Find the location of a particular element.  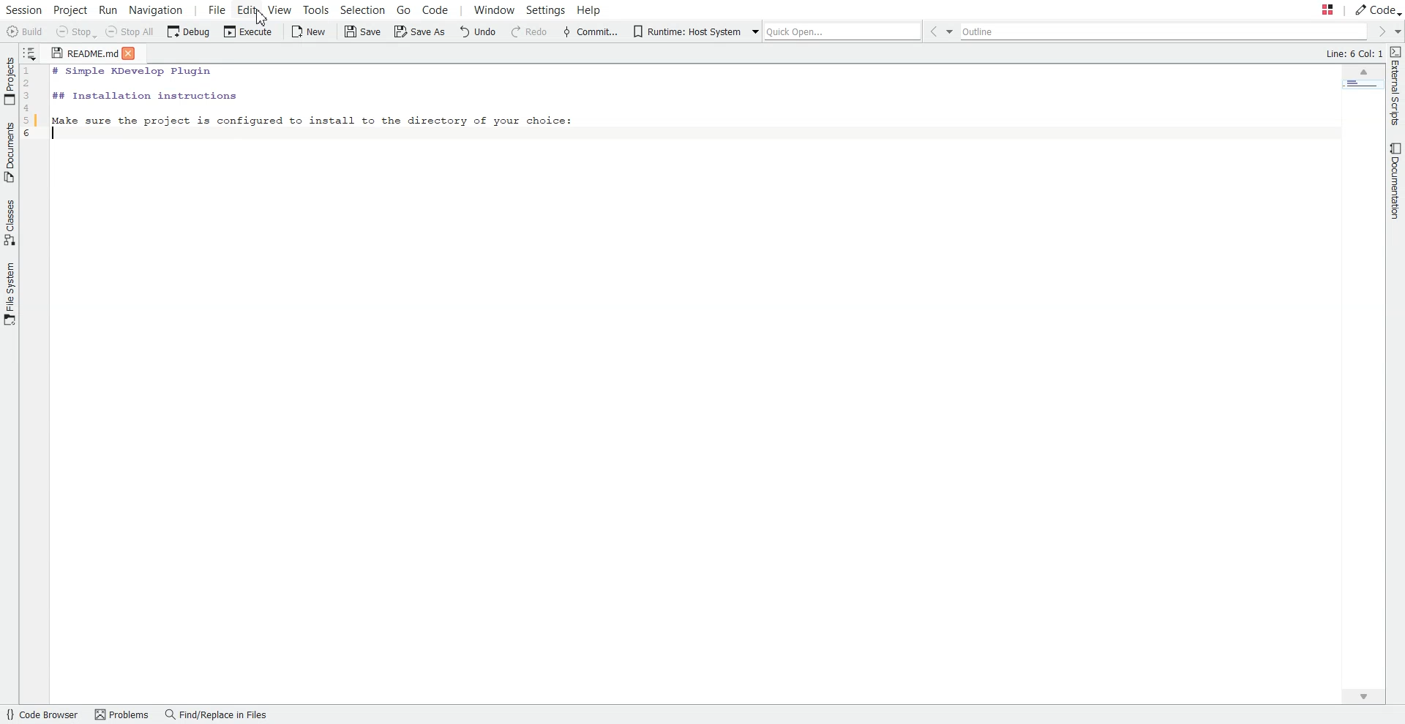

Make sure the project is configured to install to the directory of your choice: is located at coordinates (312, 118).